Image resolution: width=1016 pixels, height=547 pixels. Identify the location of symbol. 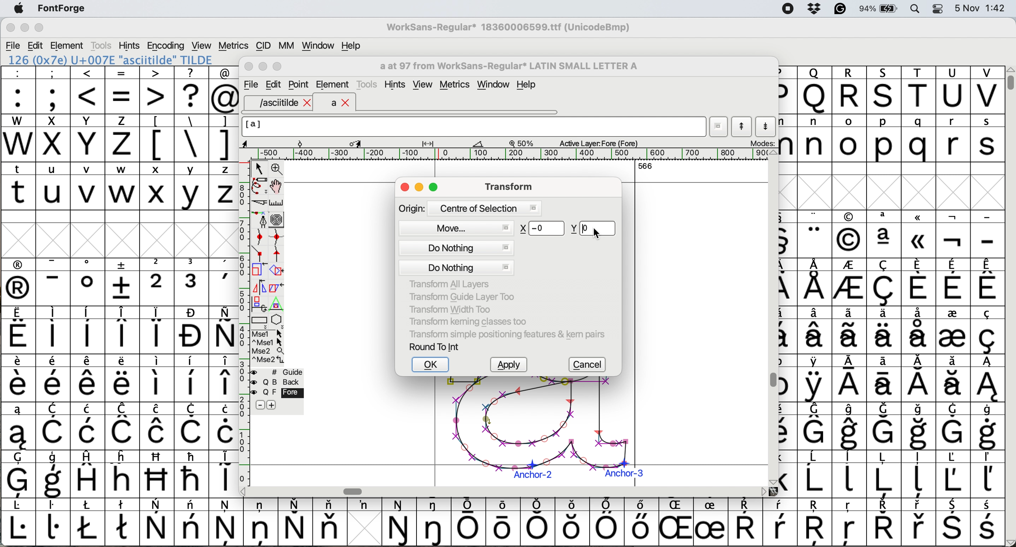
(851, 426).